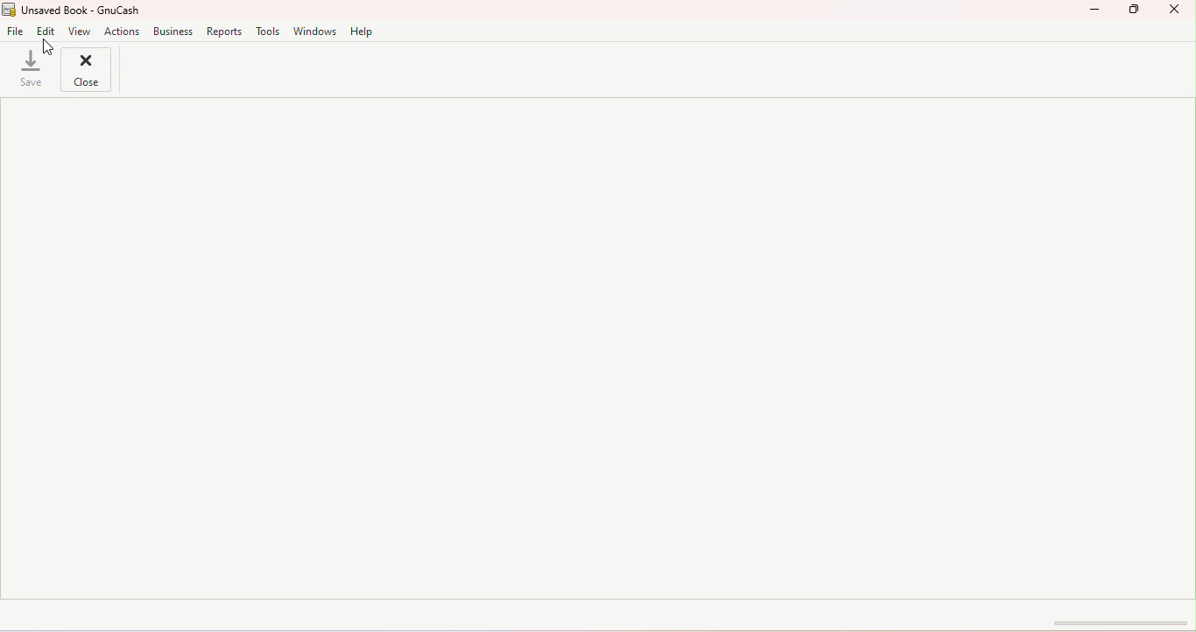 The image size is (1196, 632). Describe the element at coordinates (364, 32) in the screenshot. I see `Help` at that location.